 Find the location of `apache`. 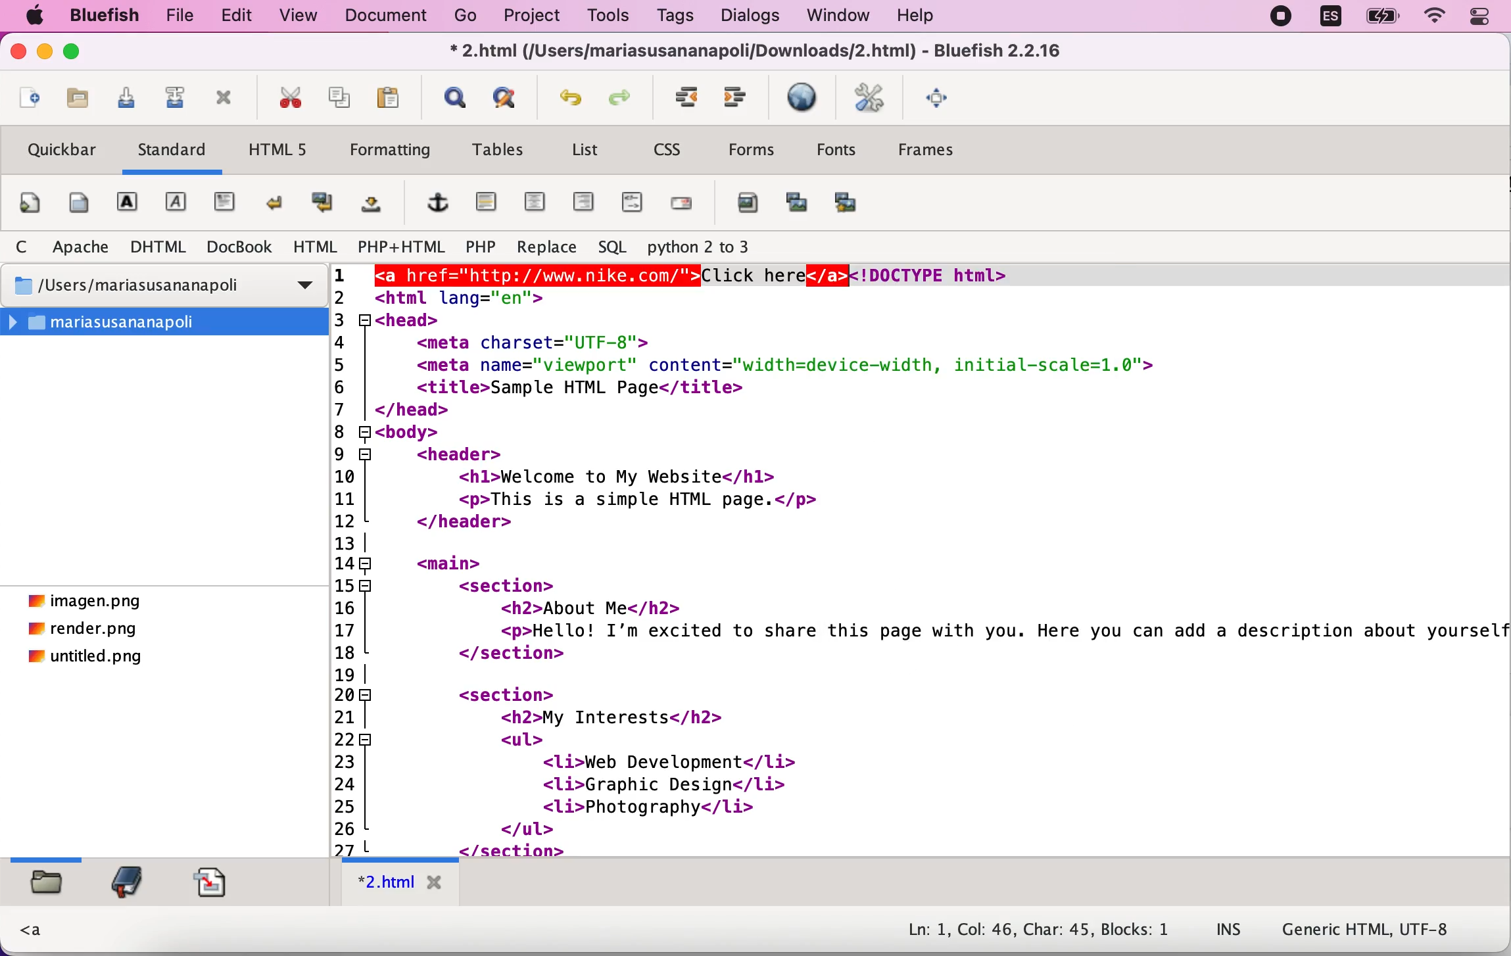

apache is located at coordinates (80, 247).